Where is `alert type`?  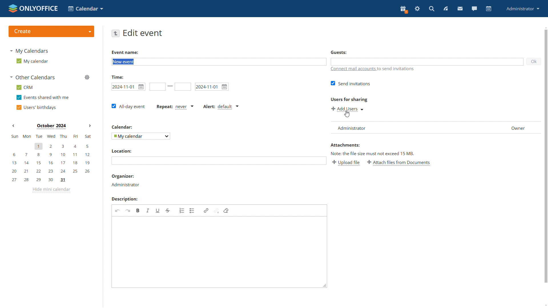 alert type is located at coordinates (221, 107).